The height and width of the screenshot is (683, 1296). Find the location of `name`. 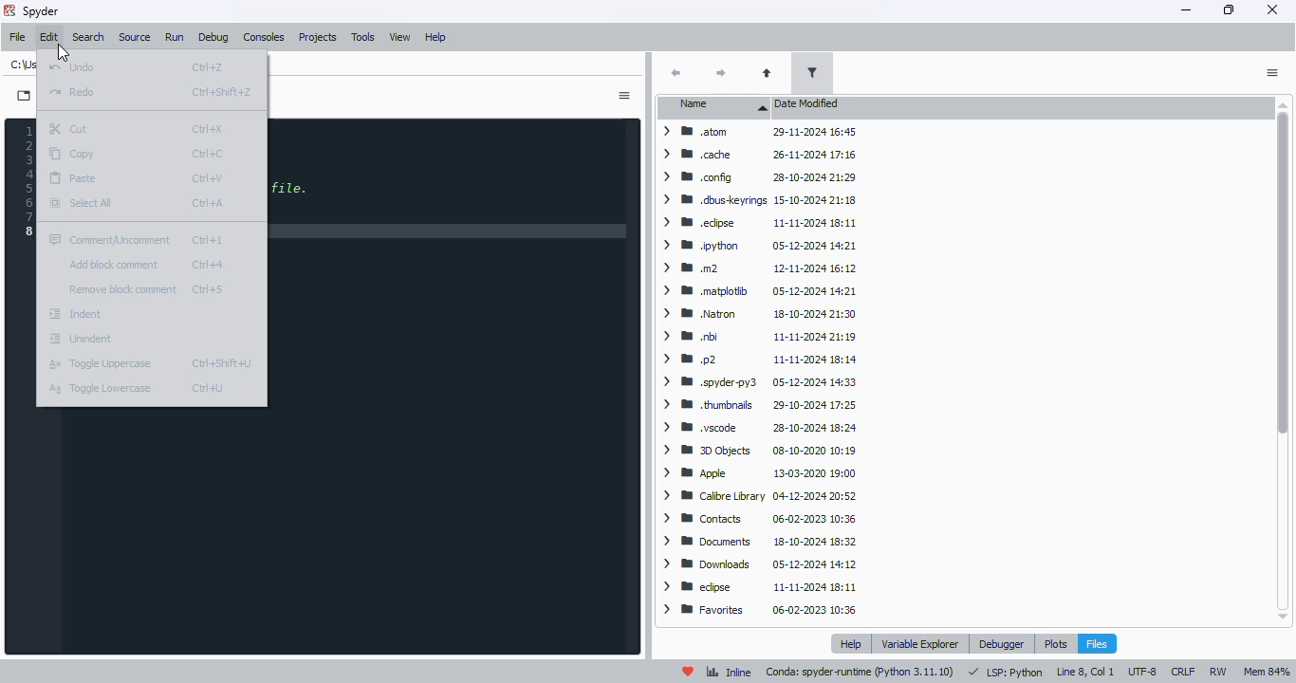

name is located at coordinates (718, 106).